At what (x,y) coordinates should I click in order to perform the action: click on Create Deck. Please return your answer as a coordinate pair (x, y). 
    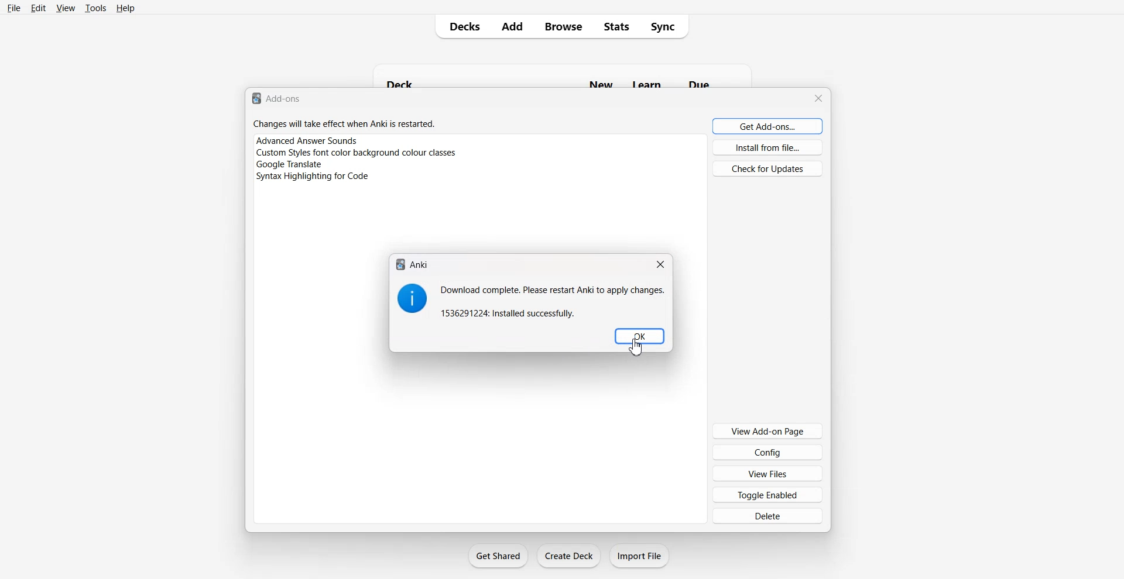
    Looking at the image, I should click on (568, 556).